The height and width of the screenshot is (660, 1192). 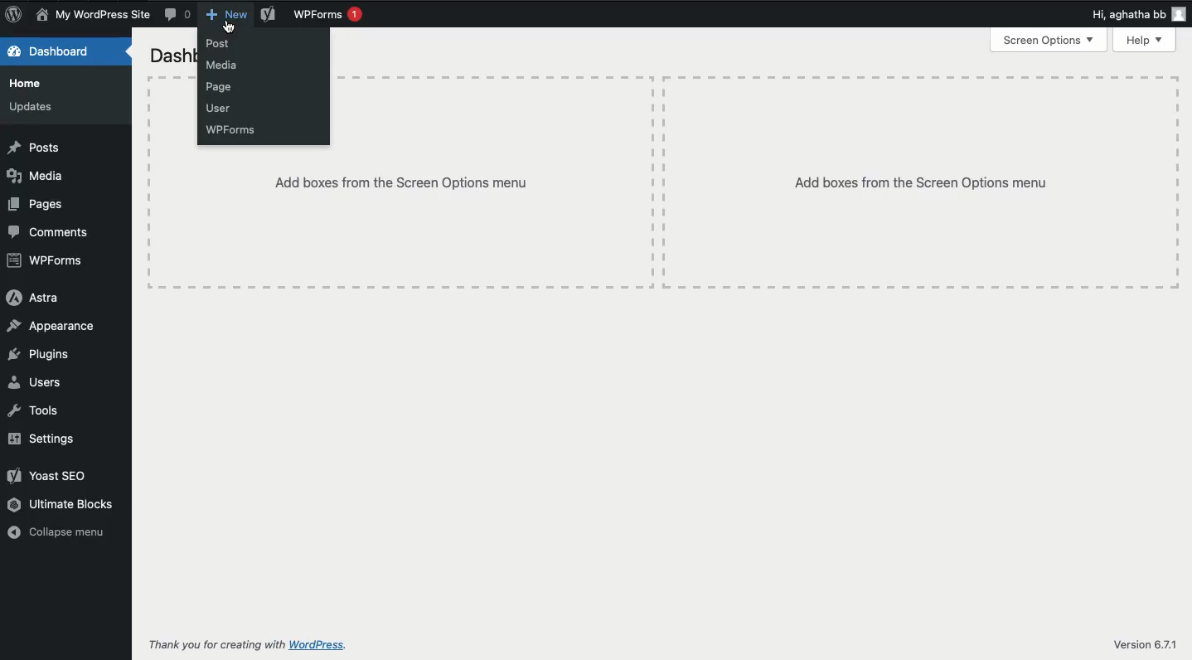 What do you see at coordinates (1144, 644) in the screenshot?
I see `Version 6.7.1` at bounding box center [1144, 644].